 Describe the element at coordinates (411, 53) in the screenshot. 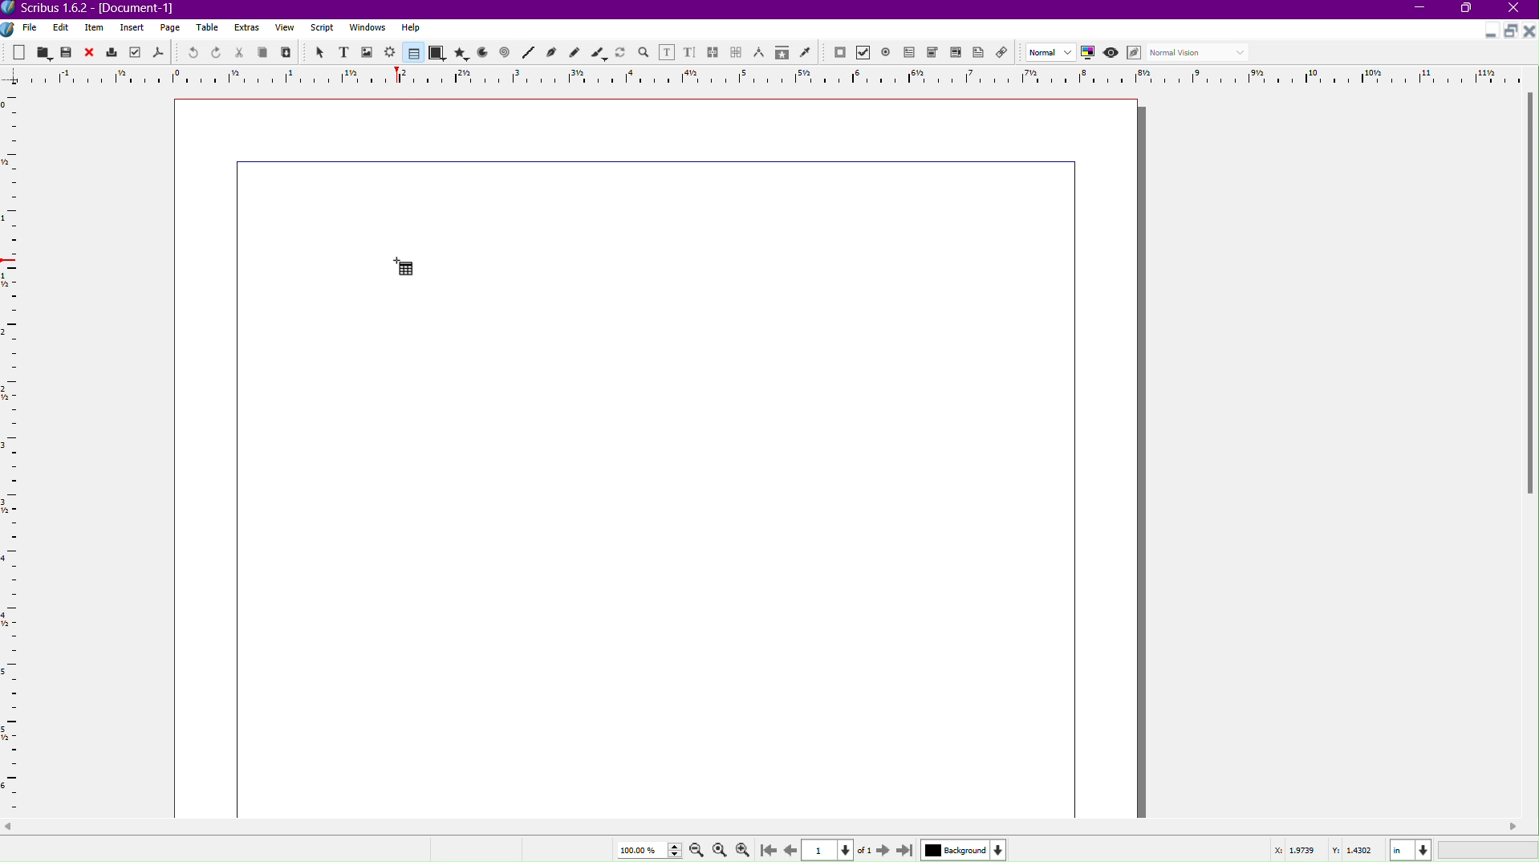

I see `Table` at that location.